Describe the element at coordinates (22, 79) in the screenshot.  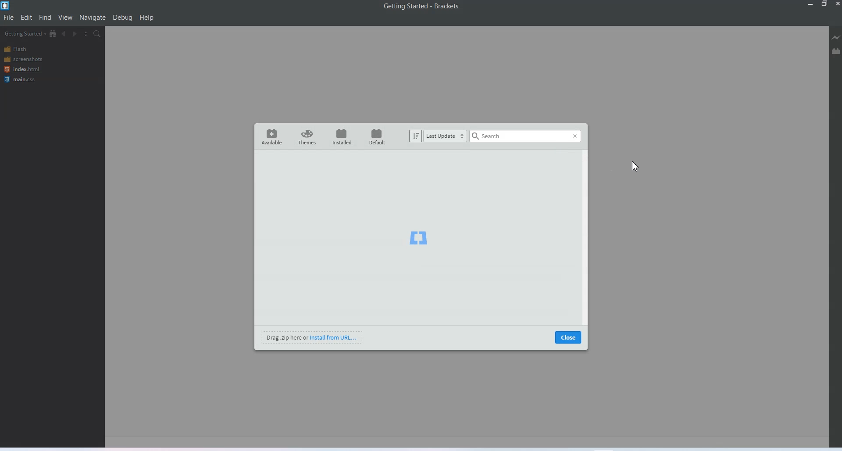
I see `main.css` at that location.